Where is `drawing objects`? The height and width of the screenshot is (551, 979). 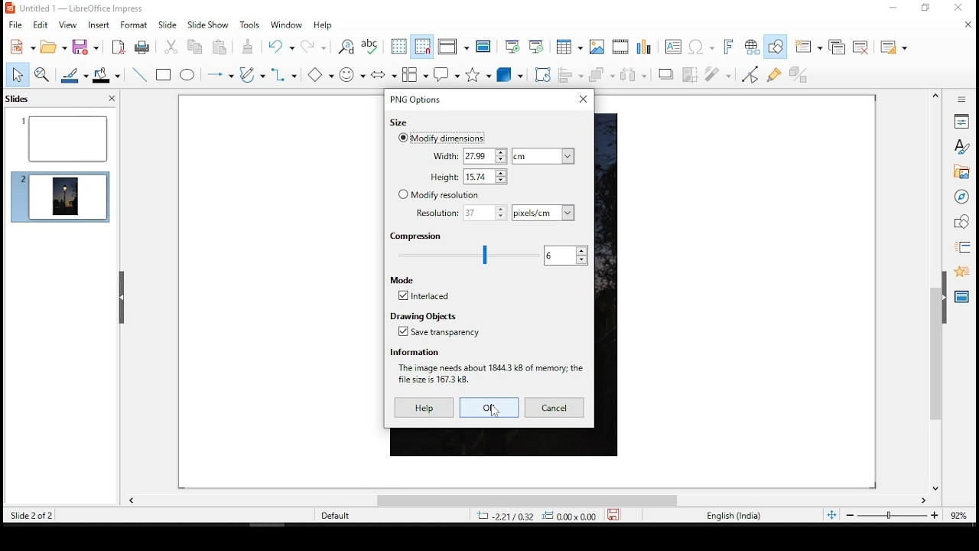
drawing objects is located at coordinates (423, 315).